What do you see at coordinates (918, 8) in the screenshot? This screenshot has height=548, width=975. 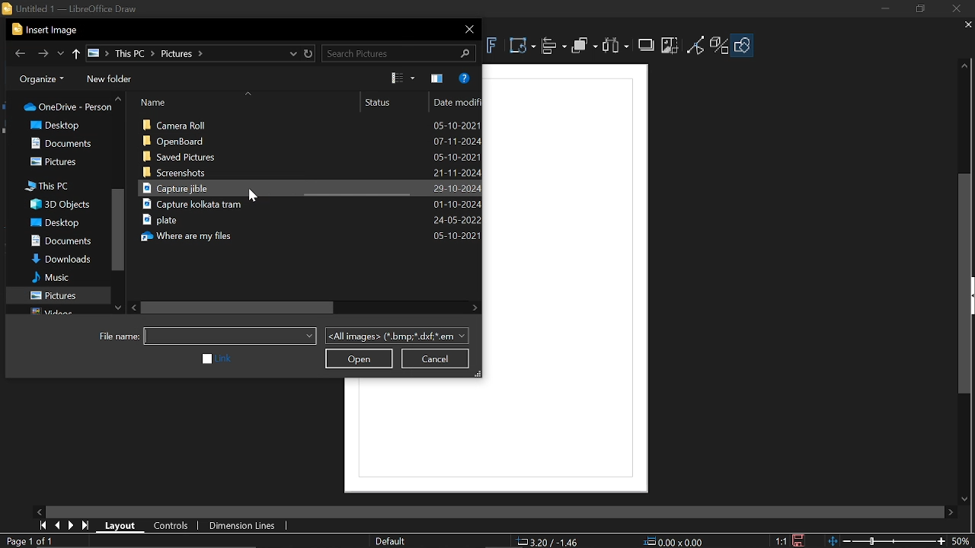 I see `Restore down` at bounding box center [918, 8].